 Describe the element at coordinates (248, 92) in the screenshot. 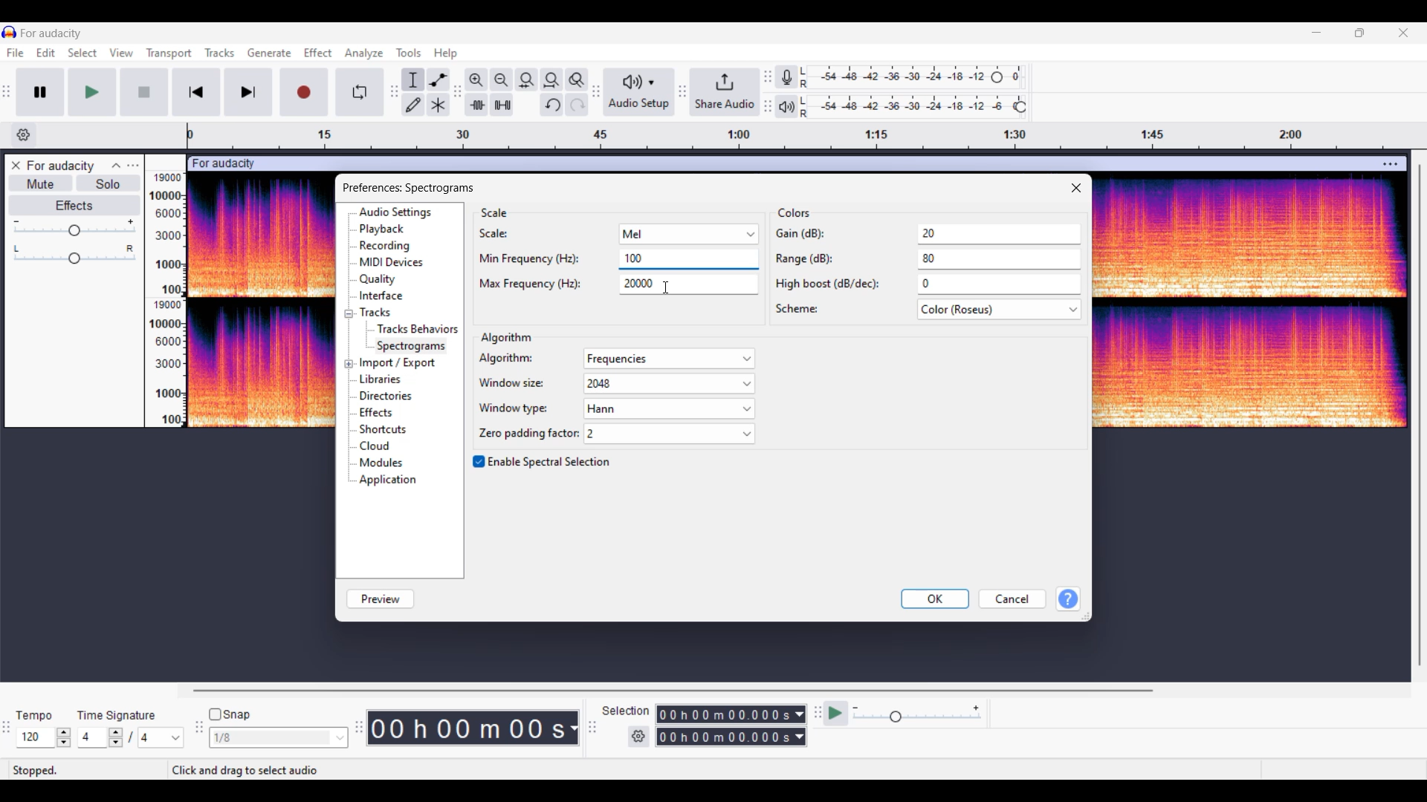

I see `Skip/Select to end` at that location.